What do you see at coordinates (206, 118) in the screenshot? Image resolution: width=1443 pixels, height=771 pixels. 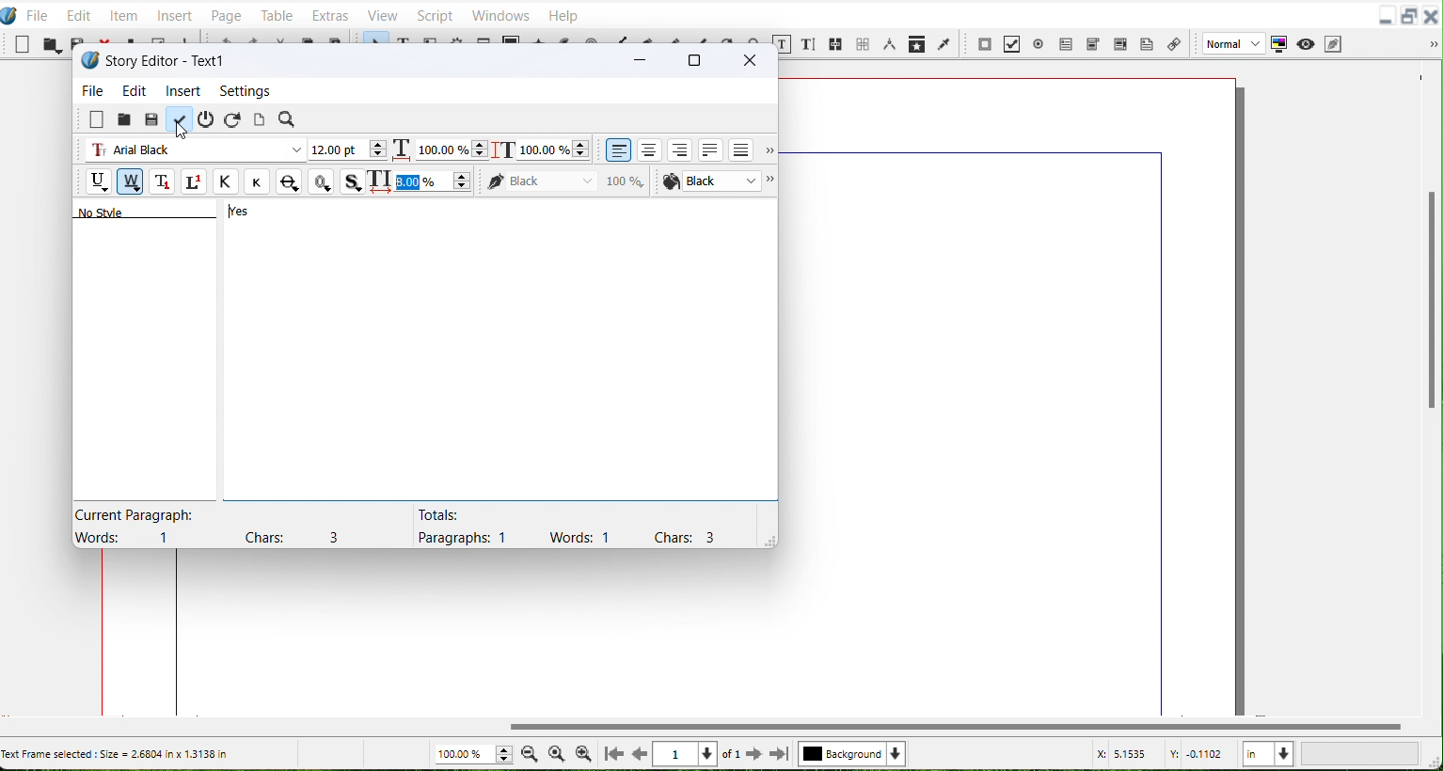 I see `Exit without updating text frame` at bounding box center [206, 118].